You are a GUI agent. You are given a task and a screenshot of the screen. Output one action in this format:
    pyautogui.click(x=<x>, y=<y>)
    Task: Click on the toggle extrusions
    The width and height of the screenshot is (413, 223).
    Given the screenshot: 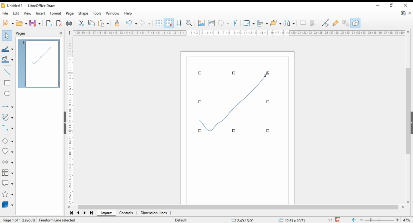 What is the action you would take?
    pyautogui.click(x=346, y=23)
    